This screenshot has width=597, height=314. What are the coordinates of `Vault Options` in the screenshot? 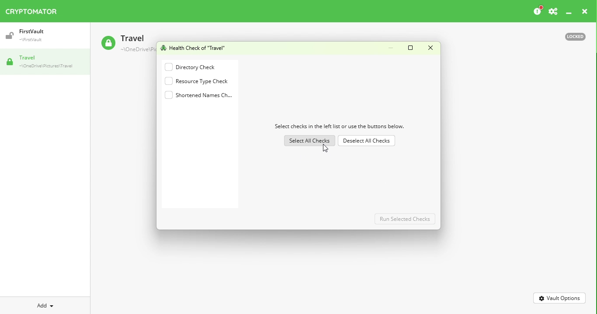 It's located at (560, 299).